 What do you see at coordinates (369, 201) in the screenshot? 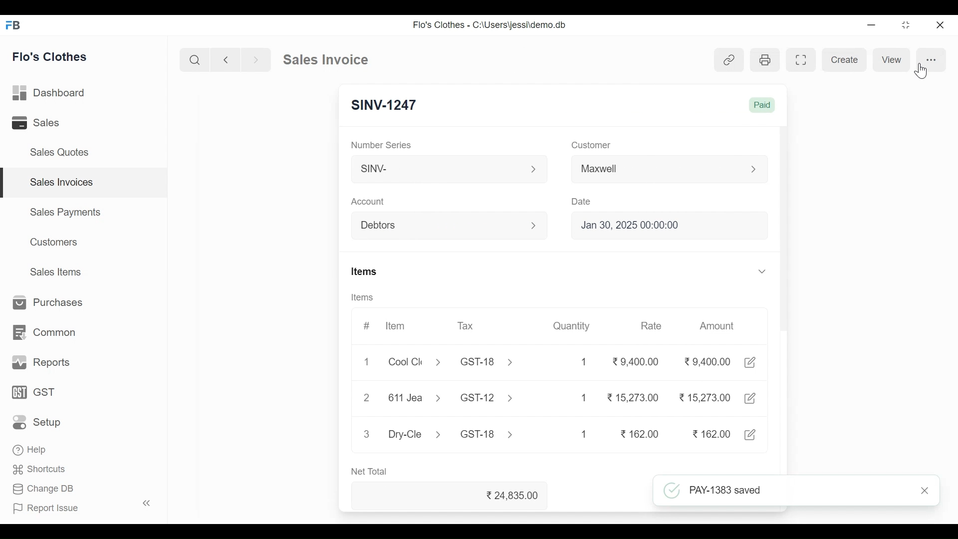
I see `Account` at bounding box center [369, 201].